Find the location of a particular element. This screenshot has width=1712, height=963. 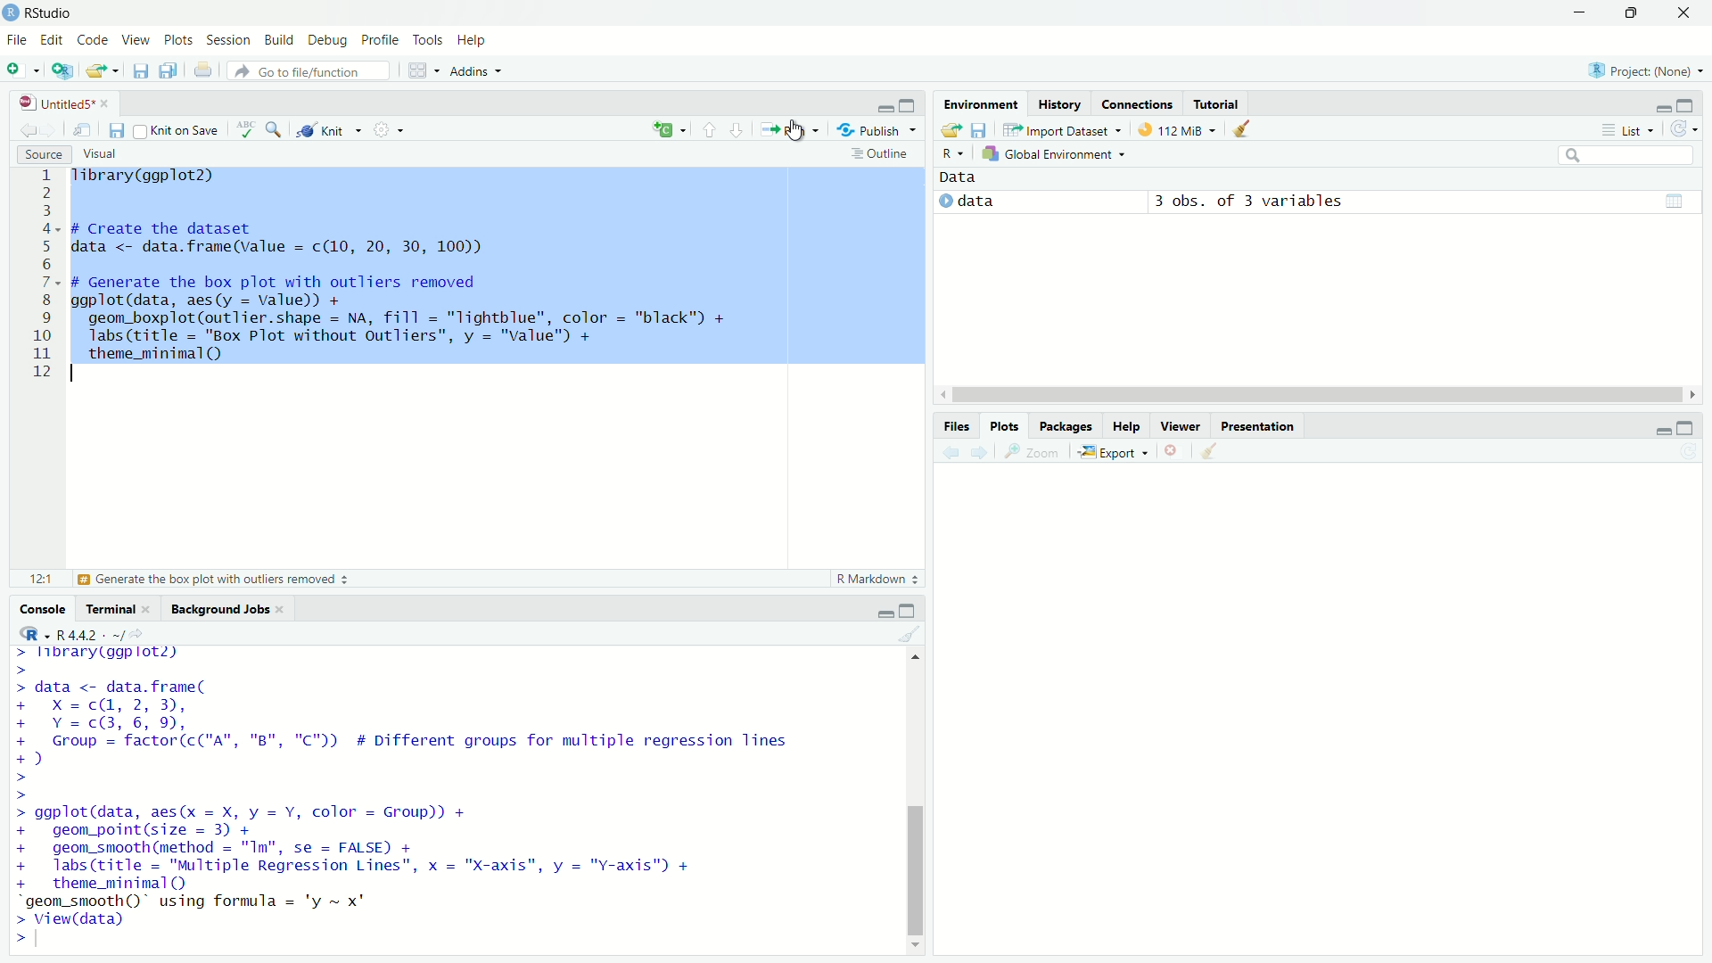

+ Addins ~ is located at coordinates (471, 70).